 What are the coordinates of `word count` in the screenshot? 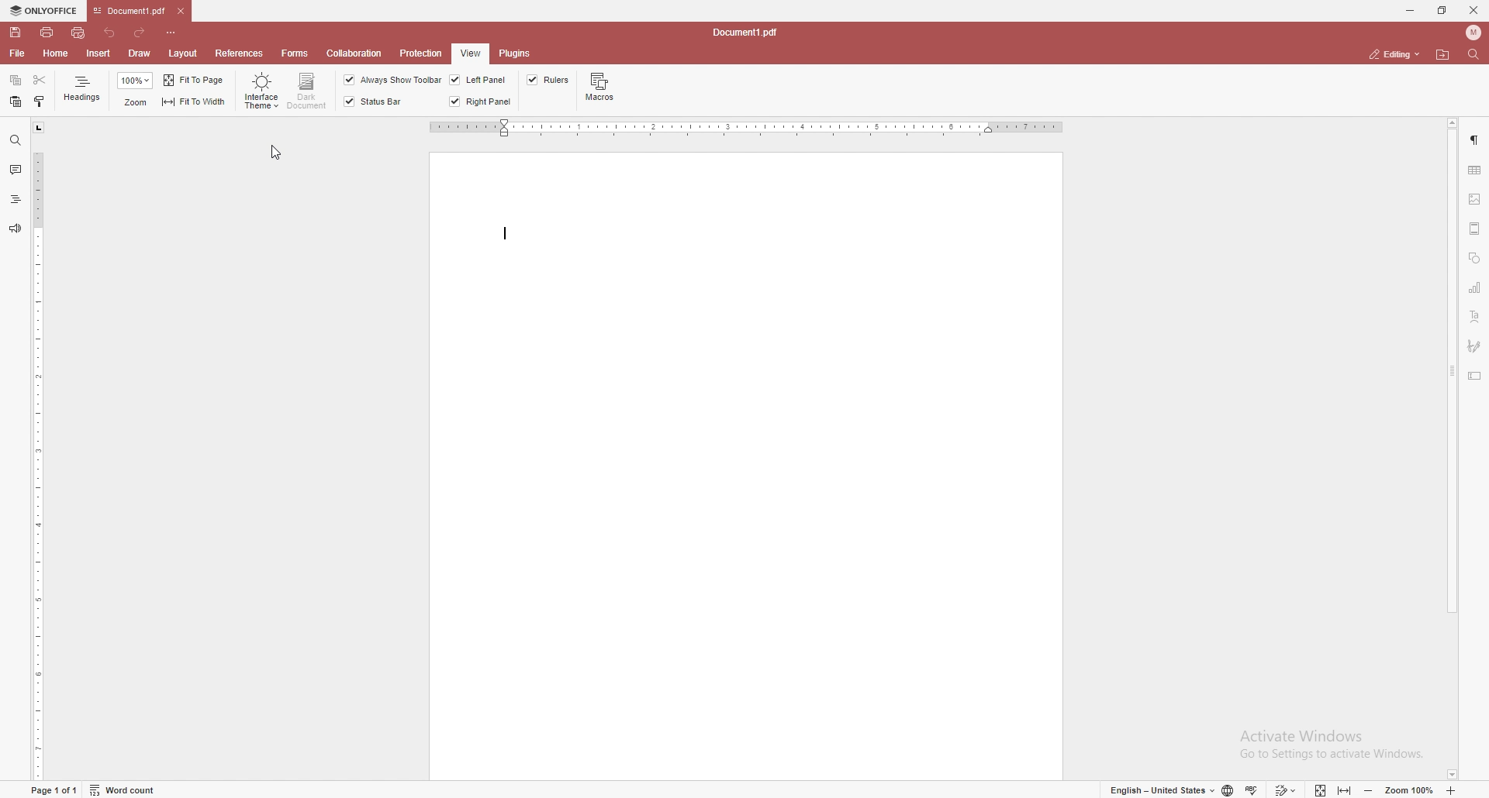 It's located at (126, 789).